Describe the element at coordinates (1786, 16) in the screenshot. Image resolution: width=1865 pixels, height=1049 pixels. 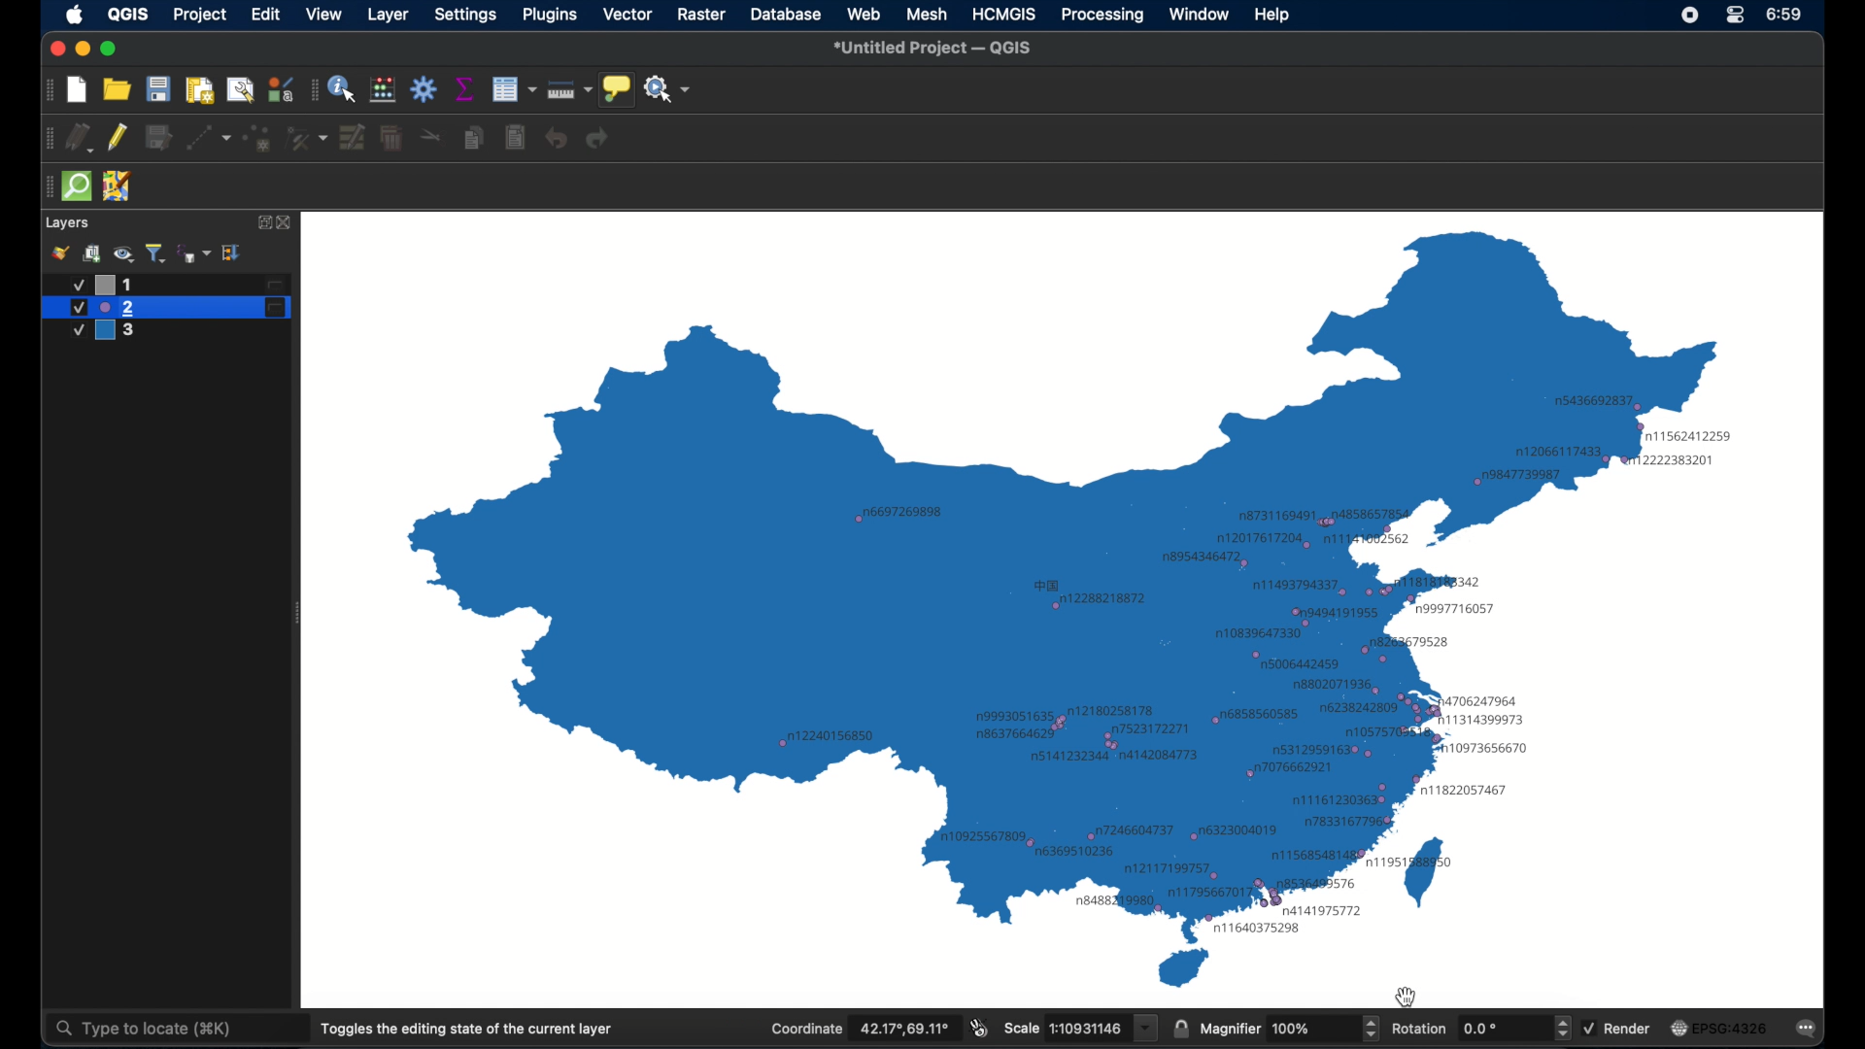
I see `time` at that location.